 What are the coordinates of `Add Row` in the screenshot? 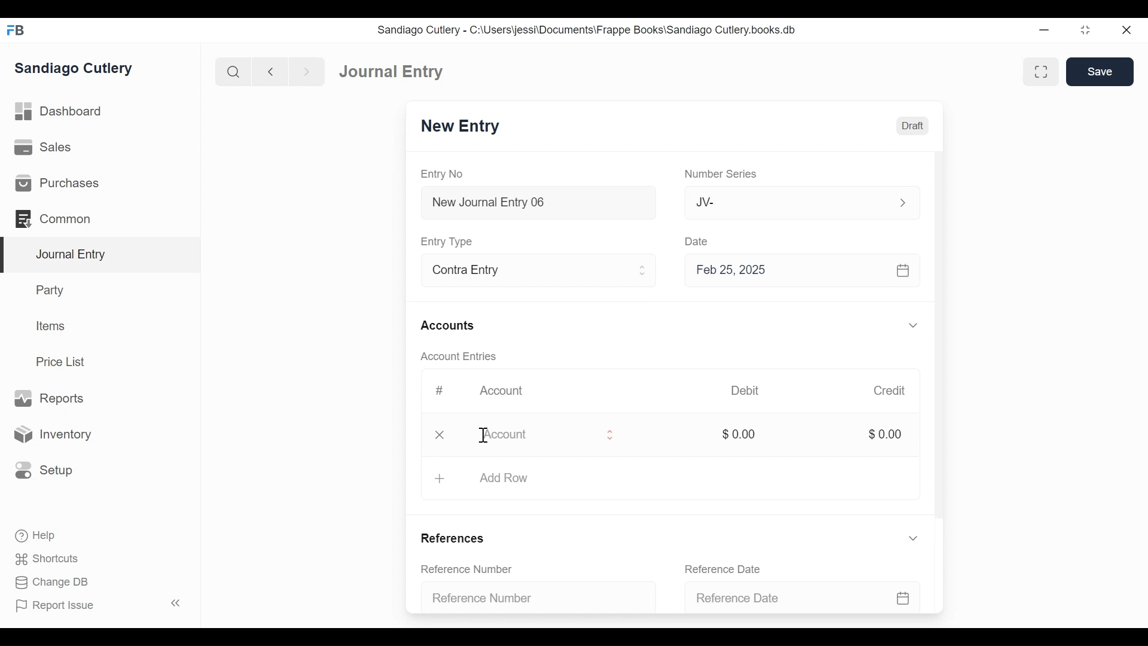 It's located at (504, 477).